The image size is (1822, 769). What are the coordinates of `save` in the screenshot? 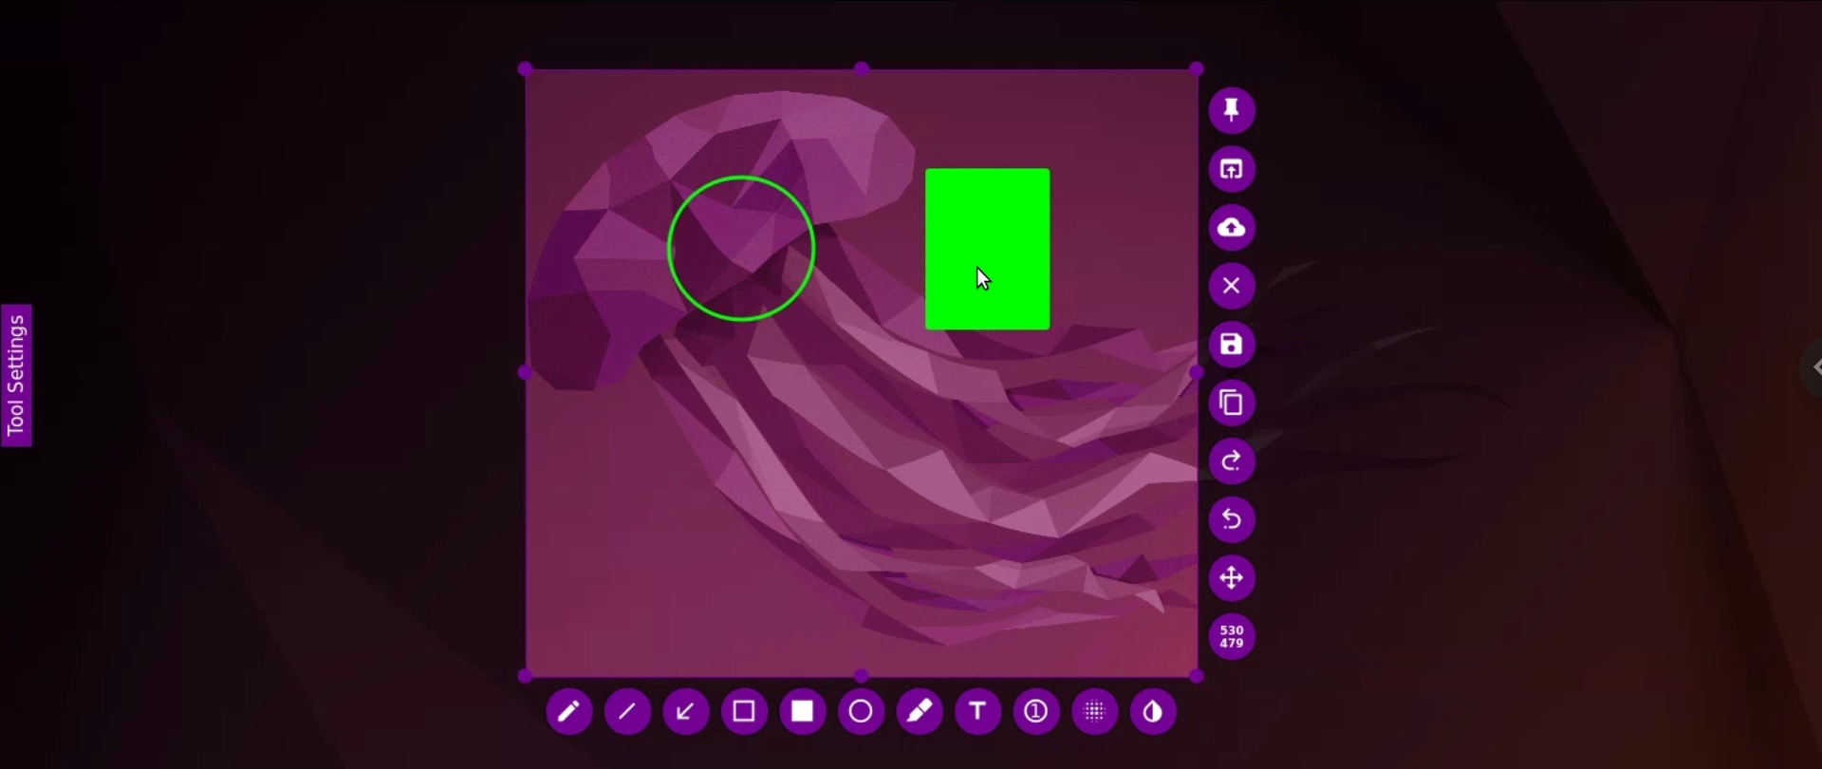 It's located at (1232, 344).